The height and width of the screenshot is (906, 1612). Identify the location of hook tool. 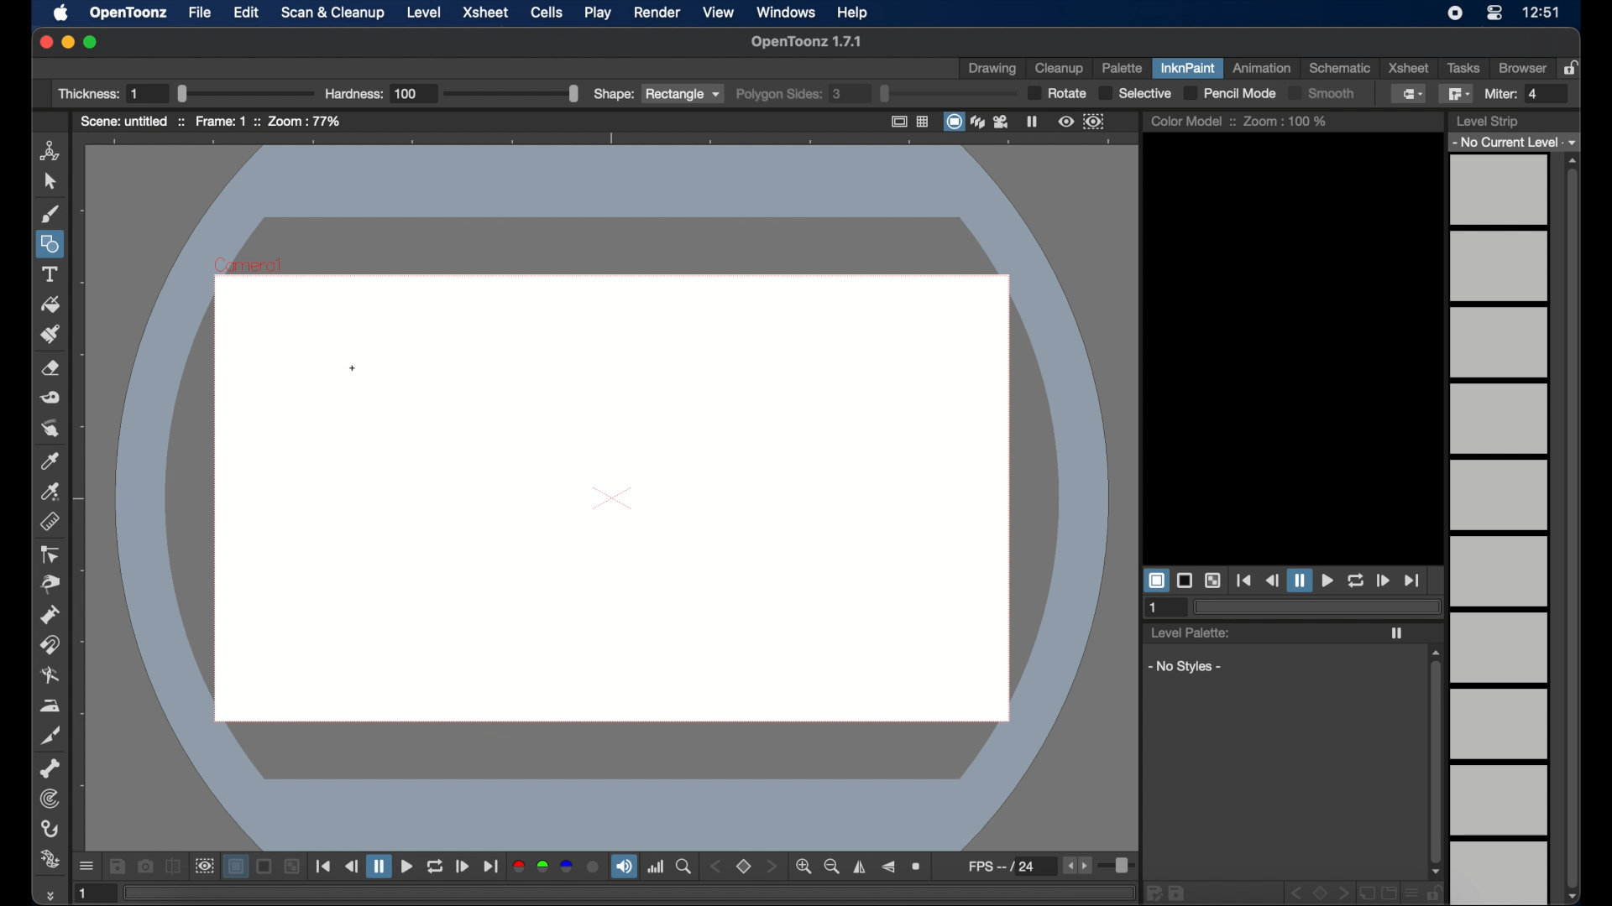
(50, 829).